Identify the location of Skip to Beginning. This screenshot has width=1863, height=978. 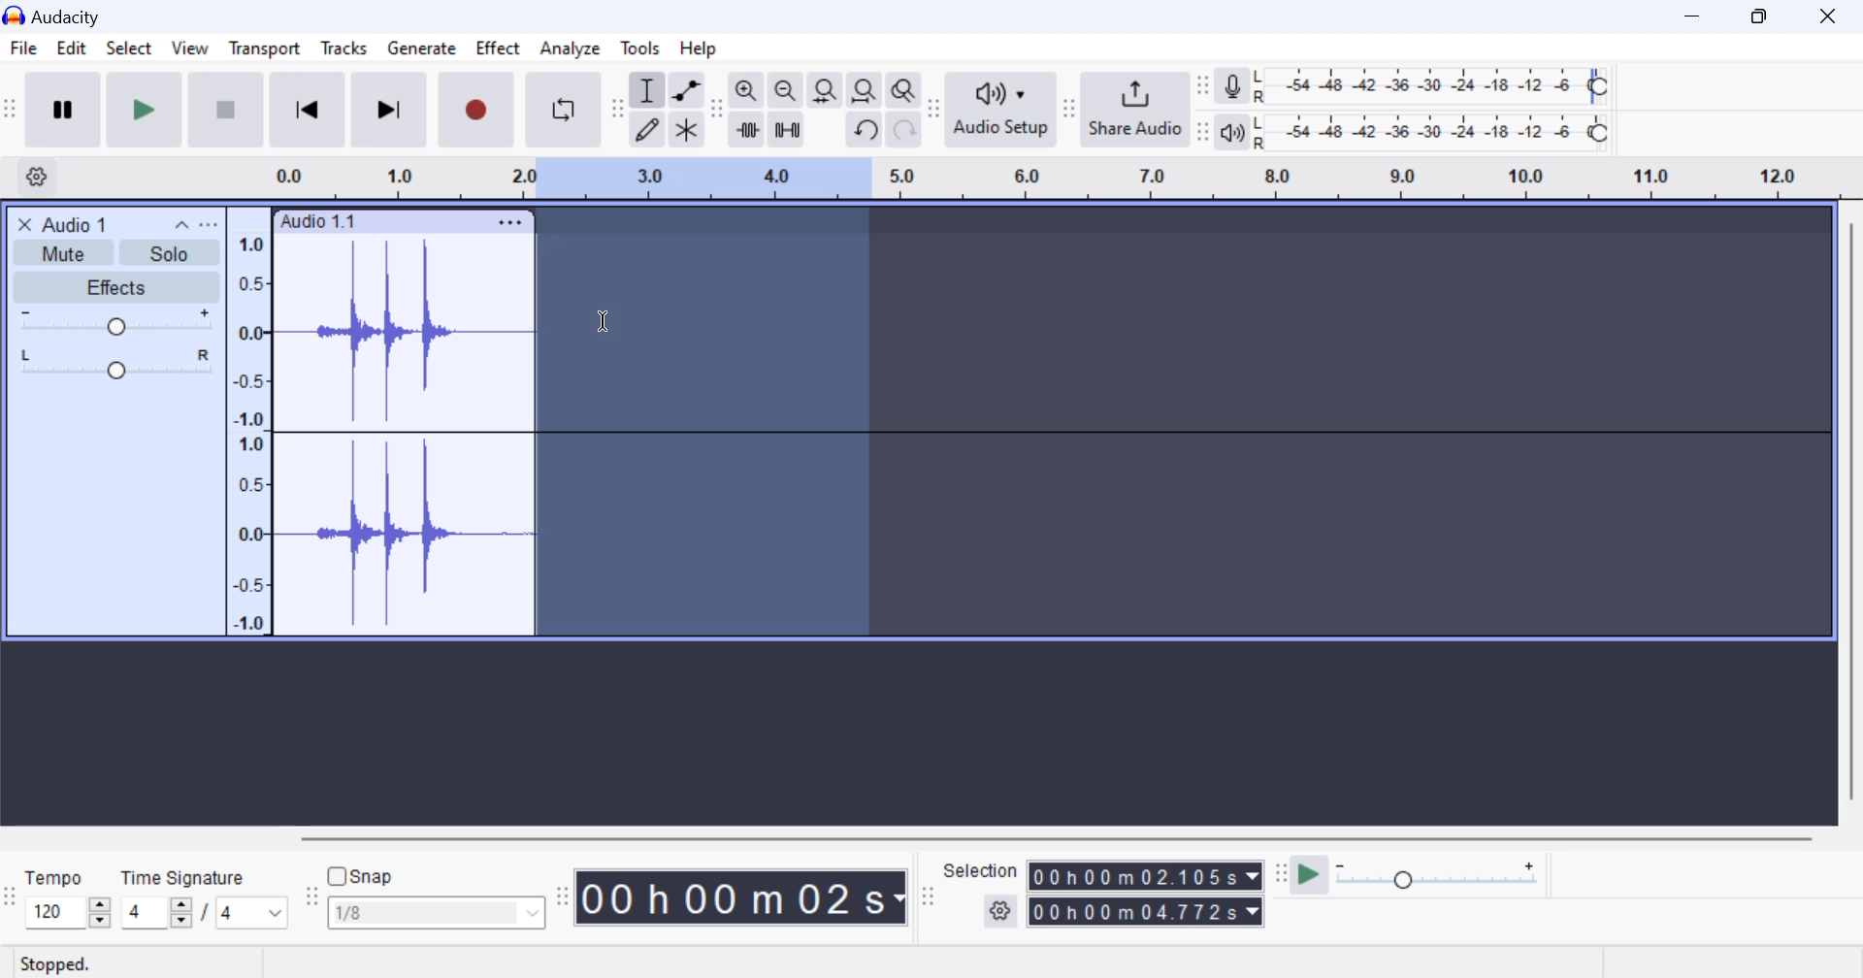
(307, 111).